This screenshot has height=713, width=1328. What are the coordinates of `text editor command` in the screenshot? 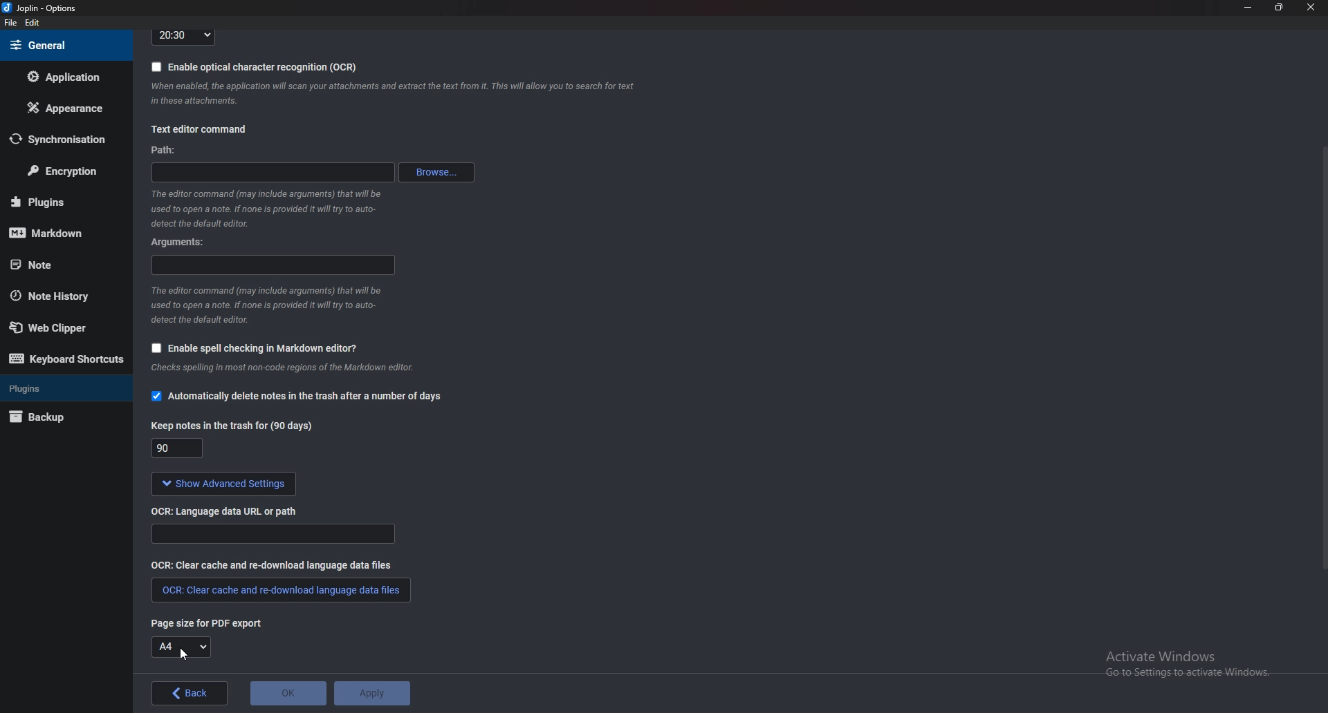 It's located at (199, 131).